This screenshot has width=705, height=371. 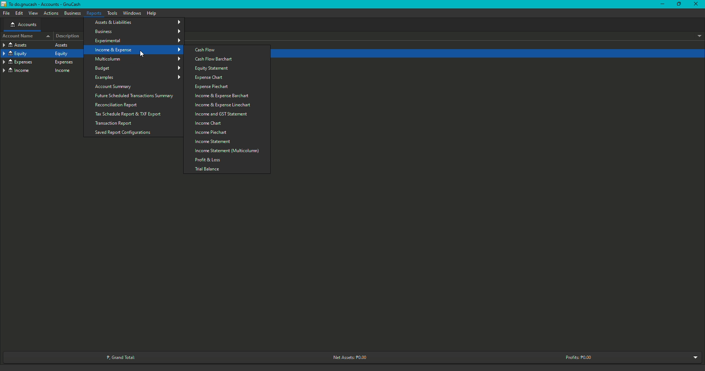 I want to click on Account Summary, so click(x=115, y=87).